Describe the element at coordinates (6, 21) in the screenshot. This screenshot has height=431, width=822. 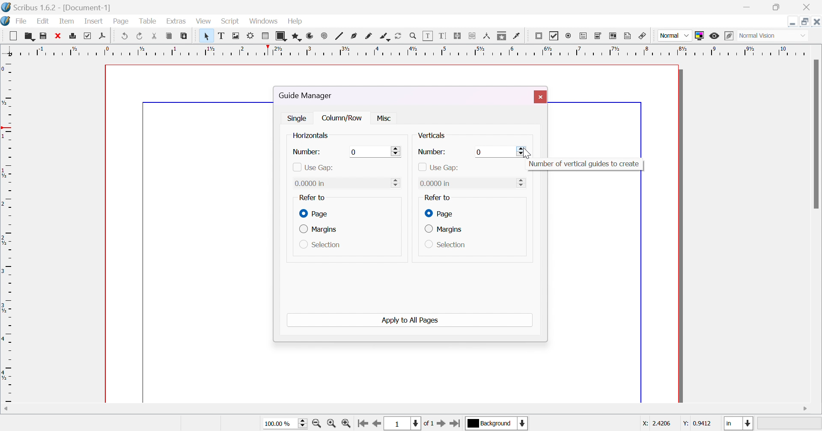
I see `Icon` at that location.